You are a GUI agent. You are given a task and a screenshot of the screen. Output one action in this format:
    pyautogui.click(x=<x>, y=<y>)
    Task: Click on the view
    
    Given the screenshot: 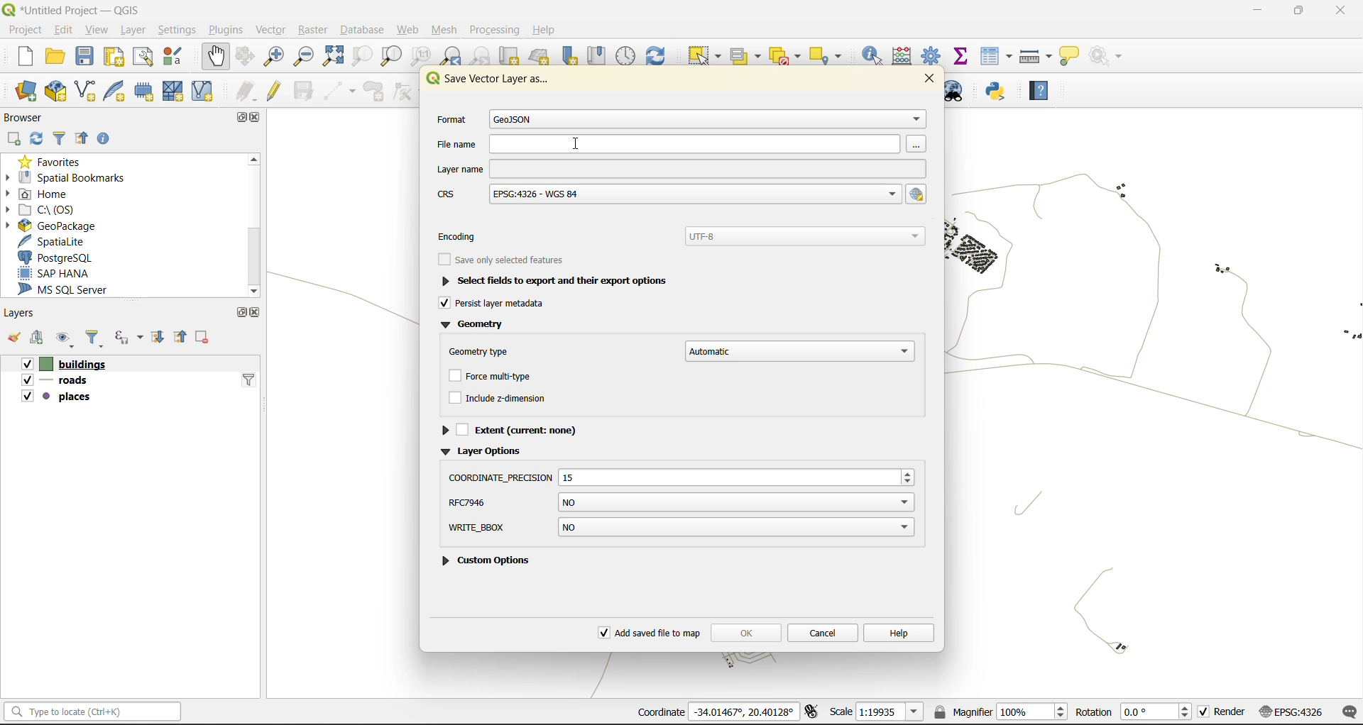 What is the action you would take?
    pyautogui.click(x=97, y=31)
    